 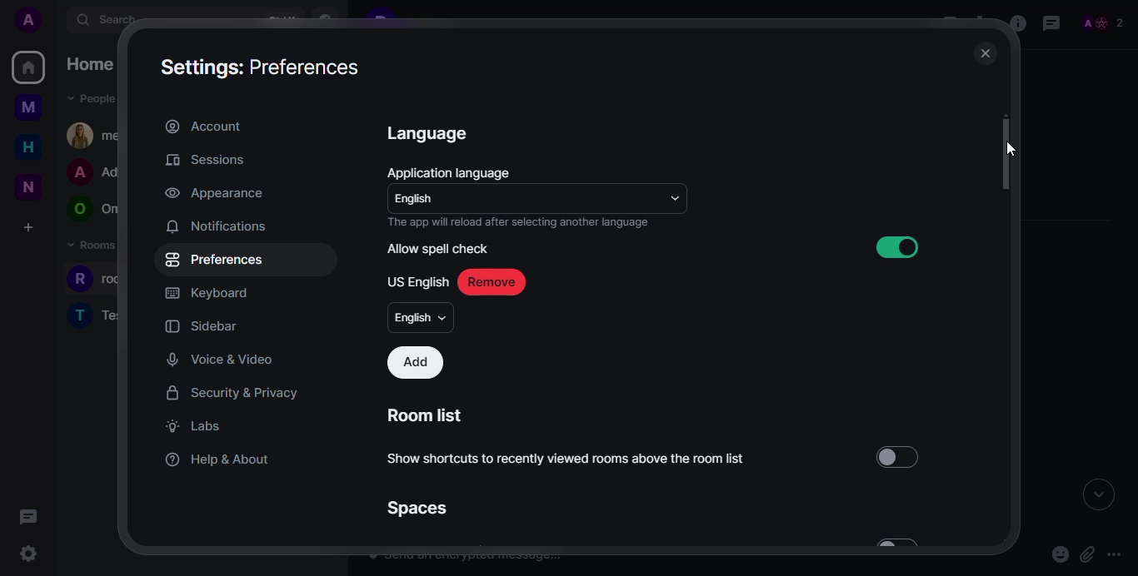 What do you see at coordinates (27, 147) in the screenshot?
I see `home` at bounding box center [27, 147].